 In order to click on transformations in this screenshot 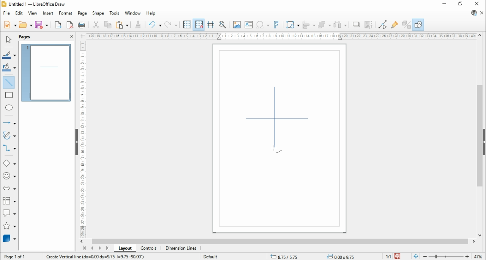, I will do `click(292, 24)`.